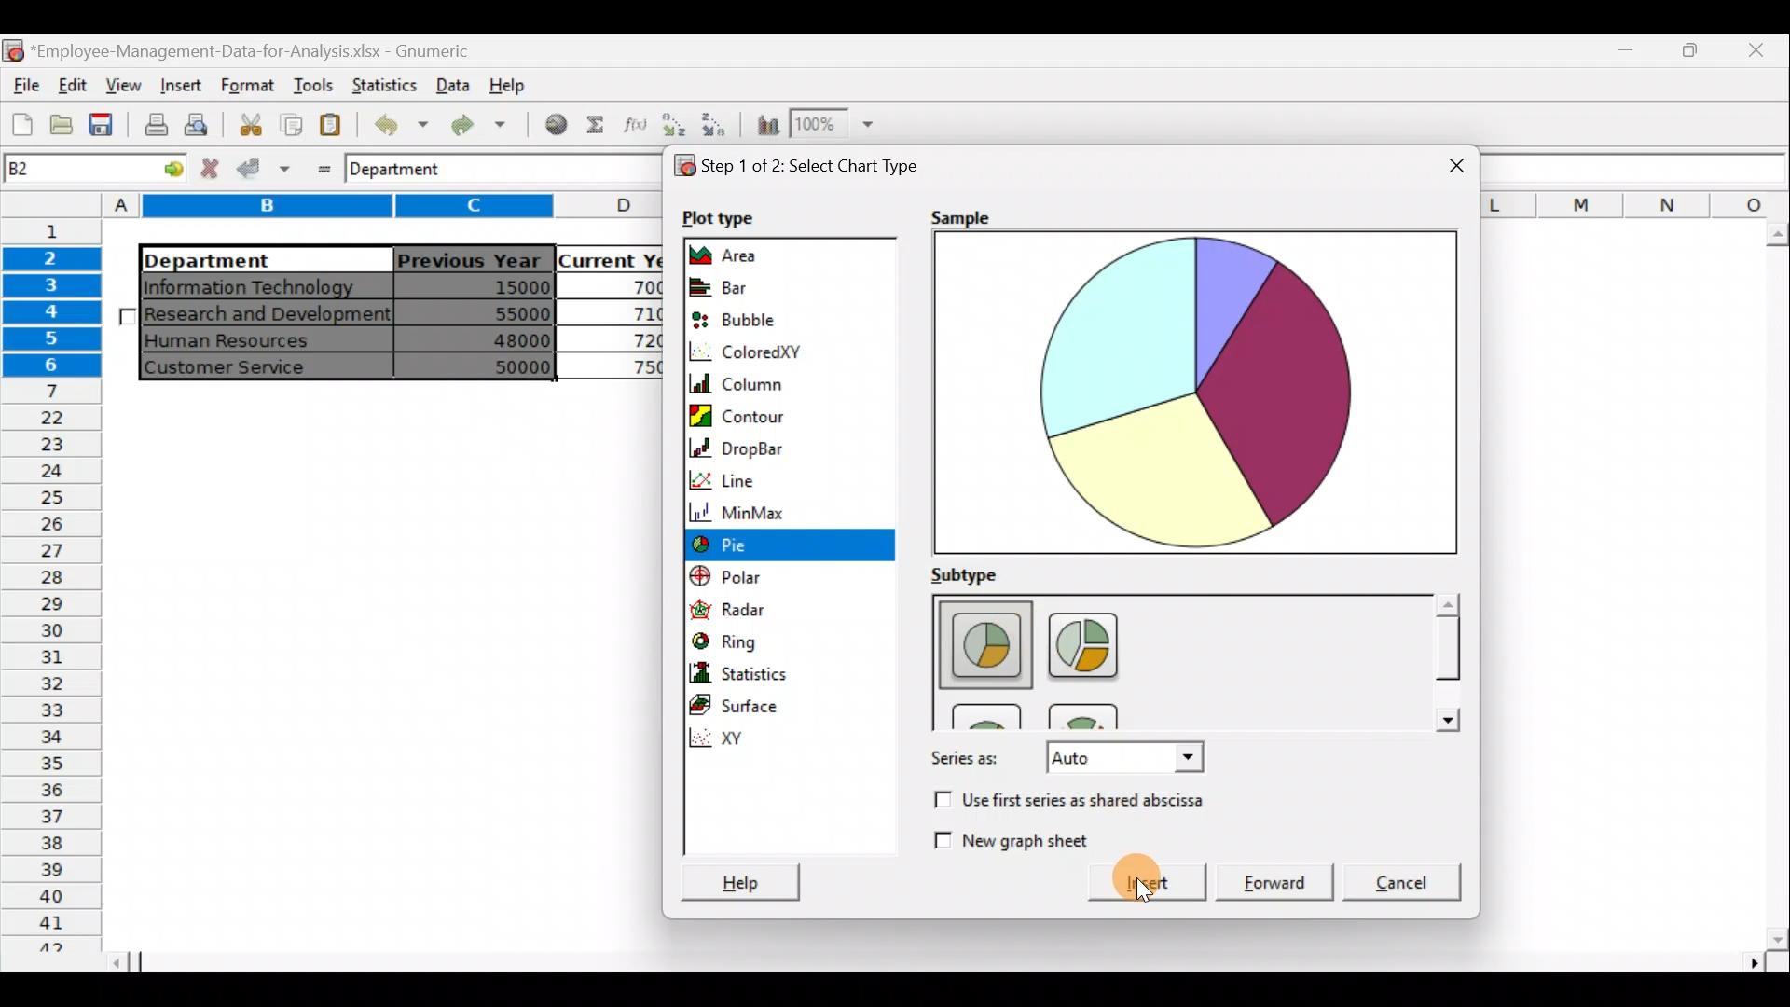 This screenshot has height=1007, width=1790. Describe the element at coordinates (762, 254) in the screenshot. I see `Area` at that location.